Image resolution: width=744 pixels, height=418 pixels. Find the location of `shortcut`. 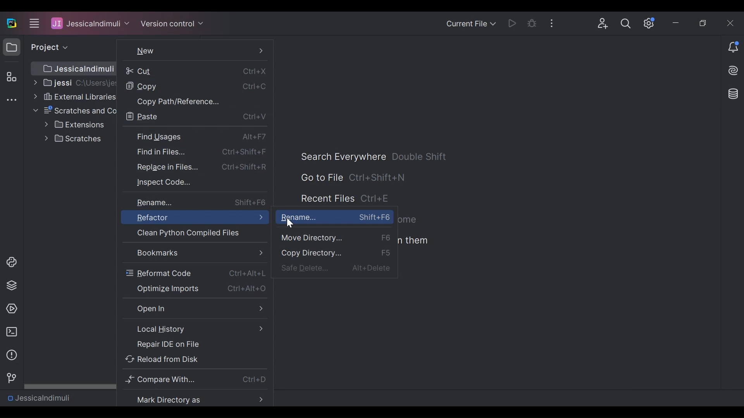

shortcut is located at coordinates (378, 177).